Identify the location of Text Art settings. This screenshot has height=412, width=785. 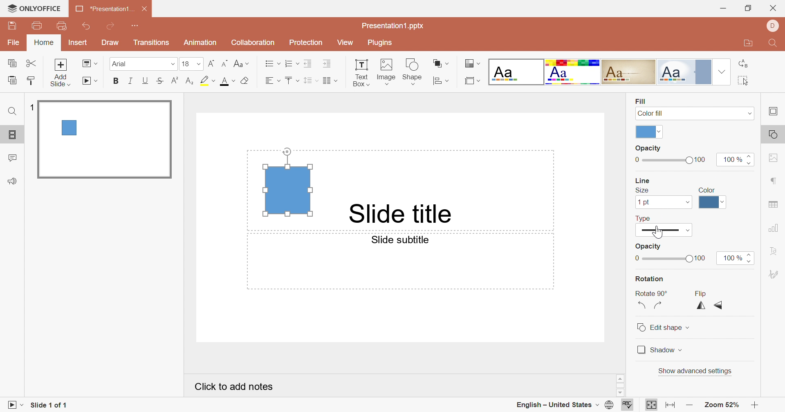
(776, 251).